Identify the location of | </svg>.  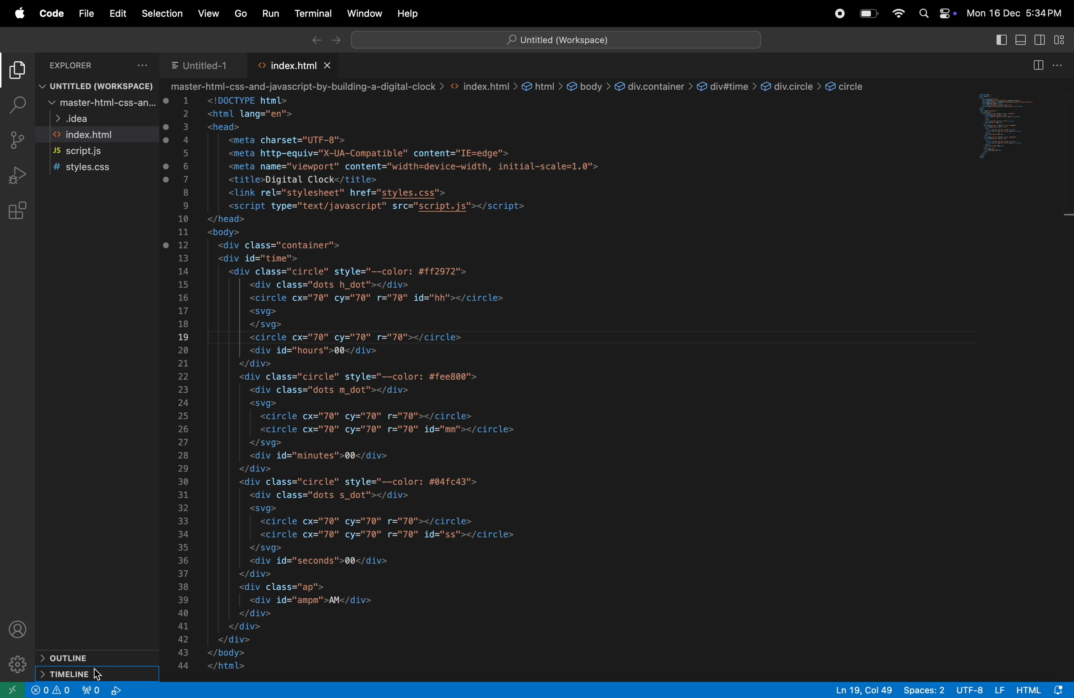
(264, 325).